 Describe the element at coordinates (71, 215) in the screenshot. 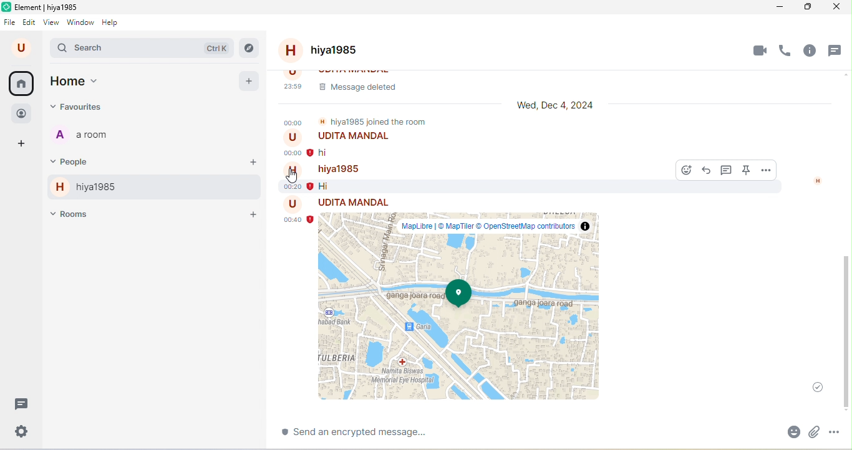

I see `rooms` at that location.